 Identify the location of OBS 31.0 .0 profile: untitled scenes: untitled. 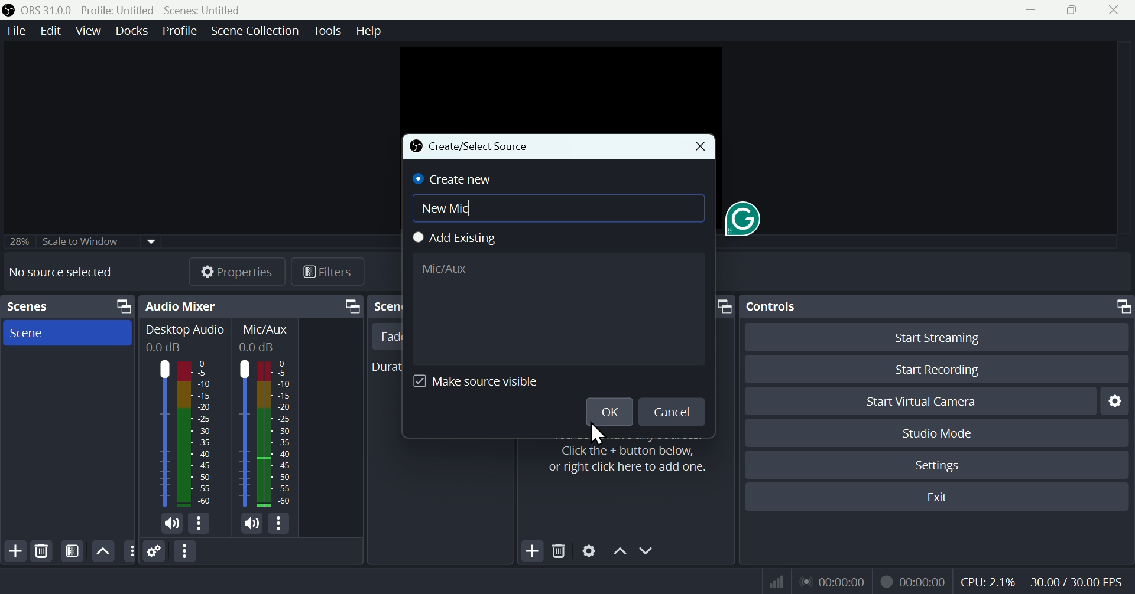
(138, 10).